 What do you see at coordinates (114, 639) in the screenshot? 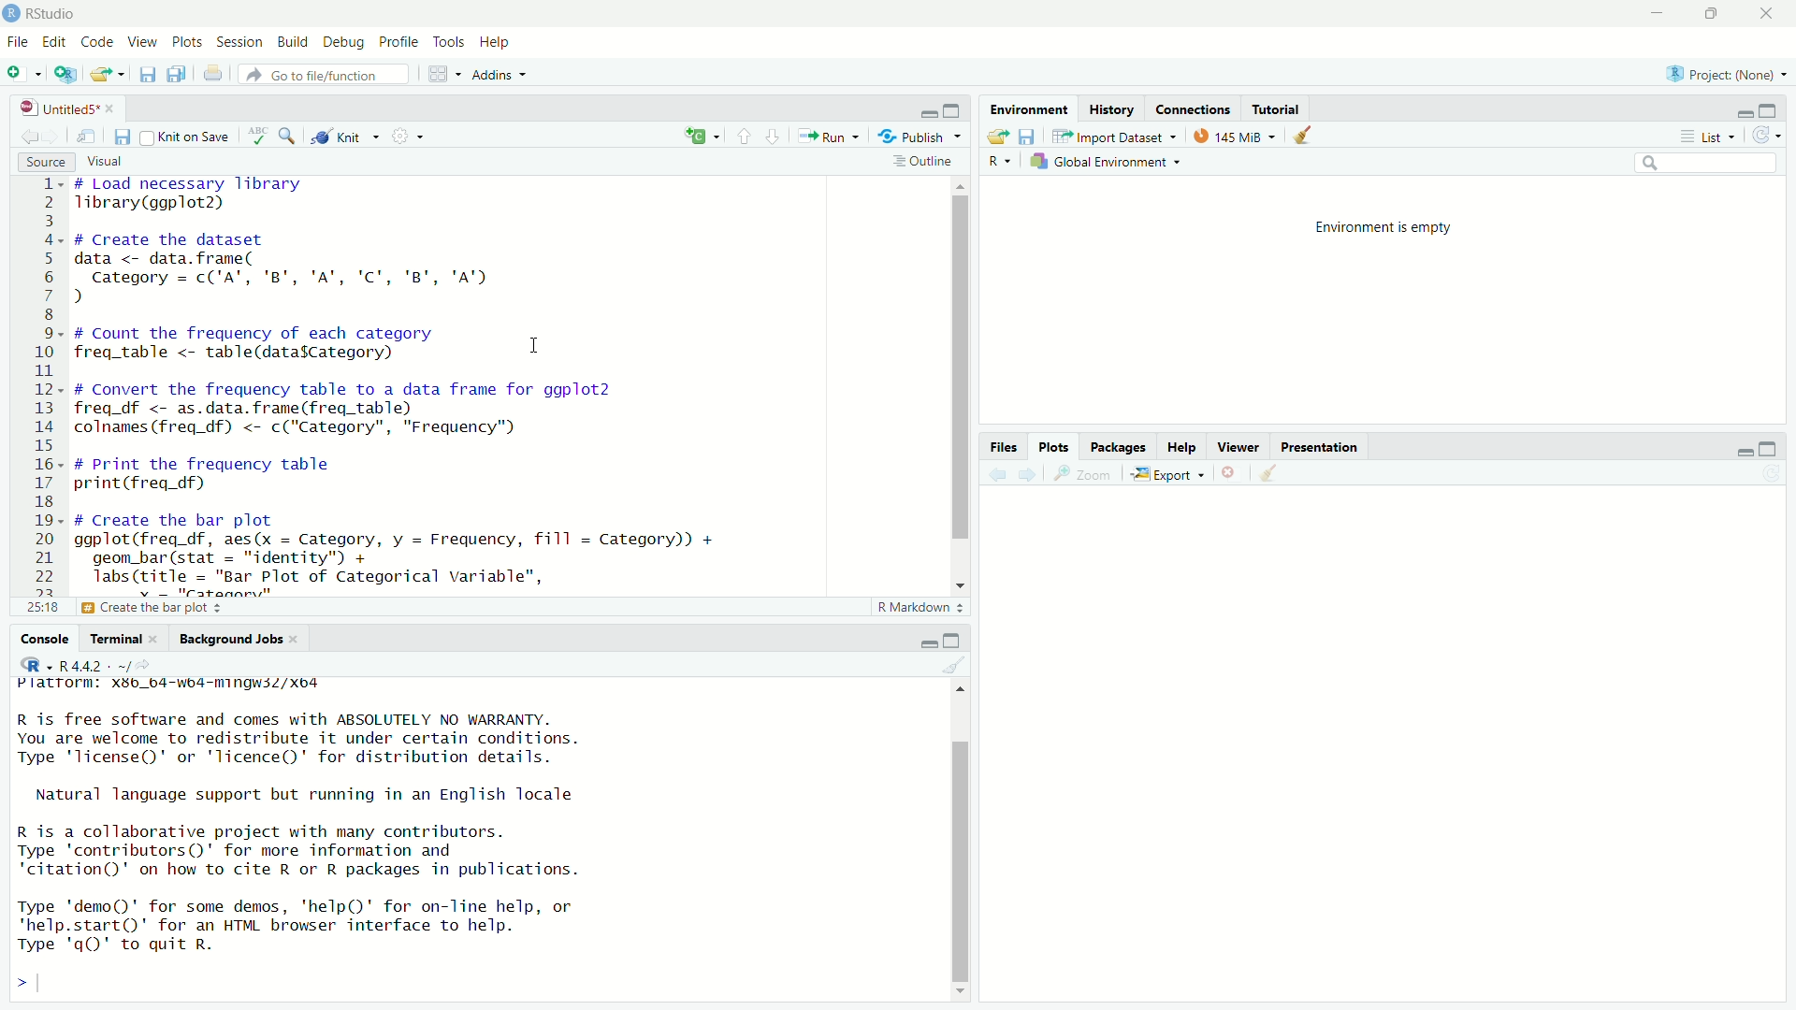
I see `Terminal` at bounding box center [114, 639].